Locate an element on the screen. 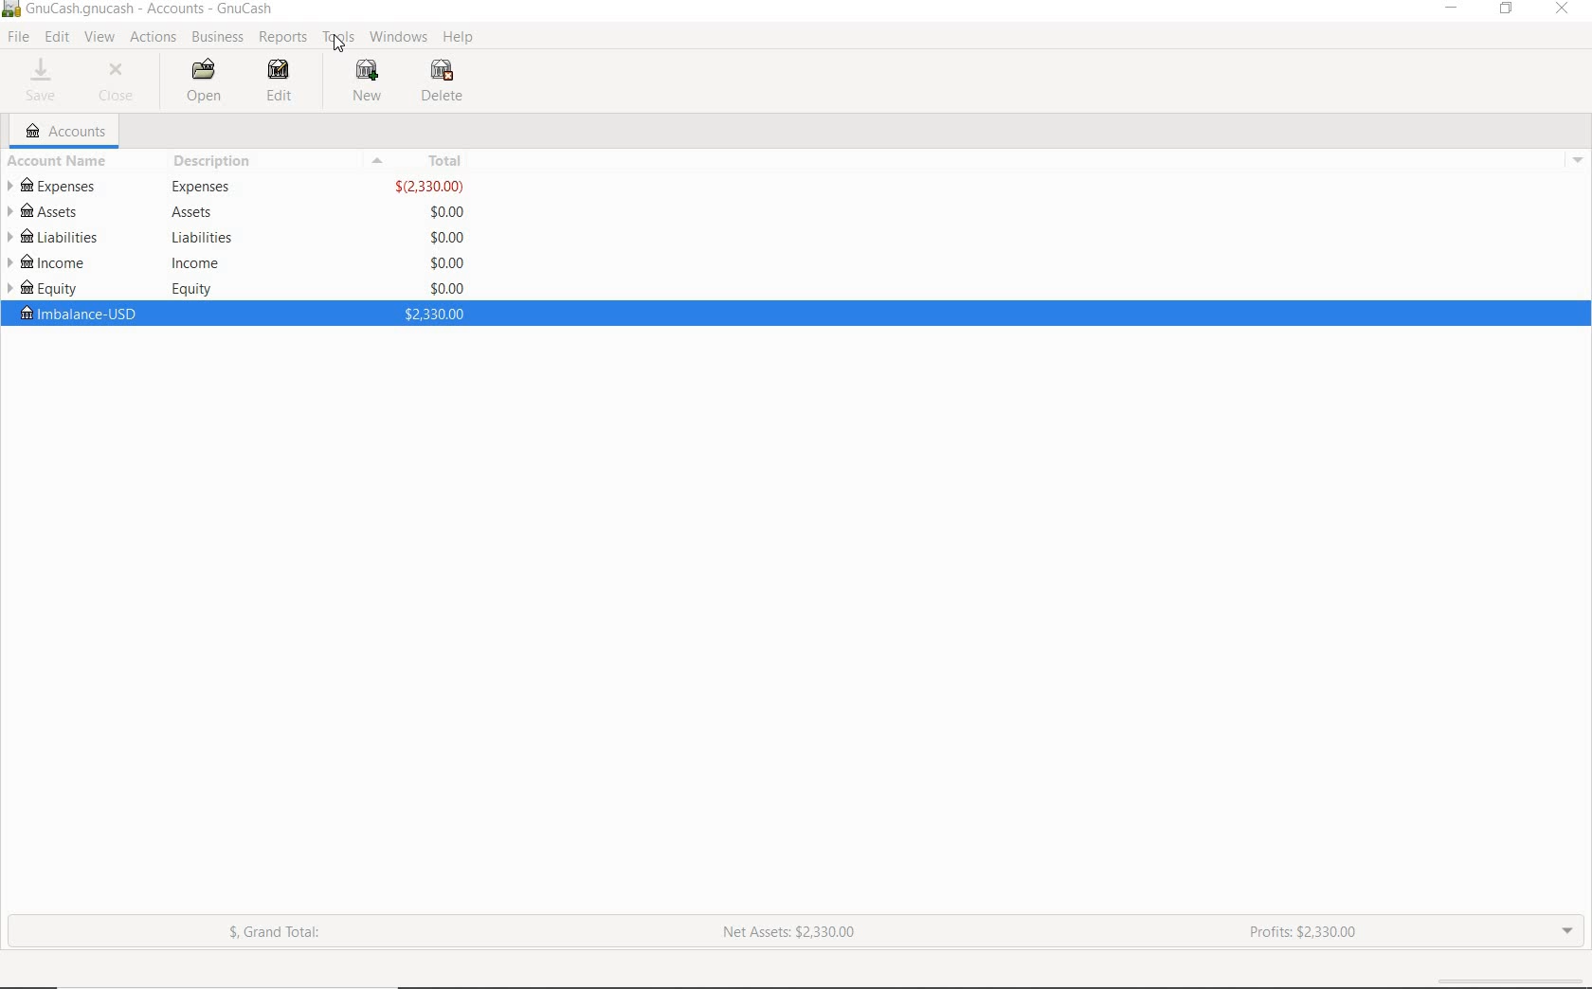  DELETE is located at coordinates (443, 82).